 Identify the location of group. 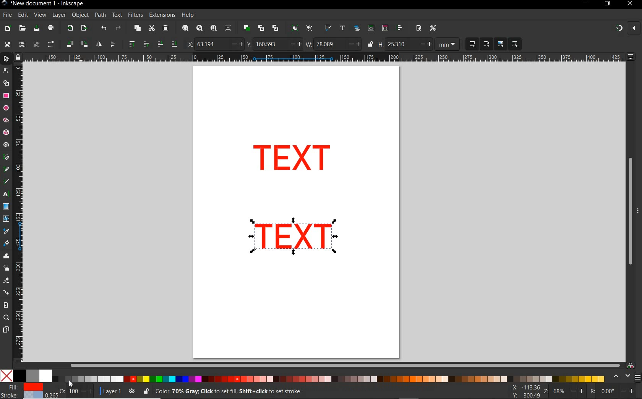
(293, 29).